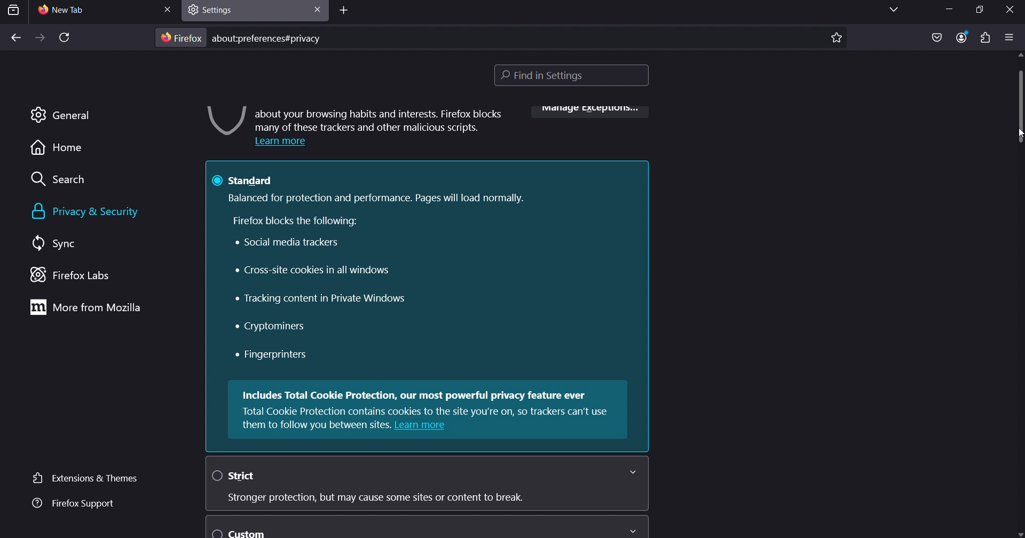  I want to click on search, so click(64, 181).